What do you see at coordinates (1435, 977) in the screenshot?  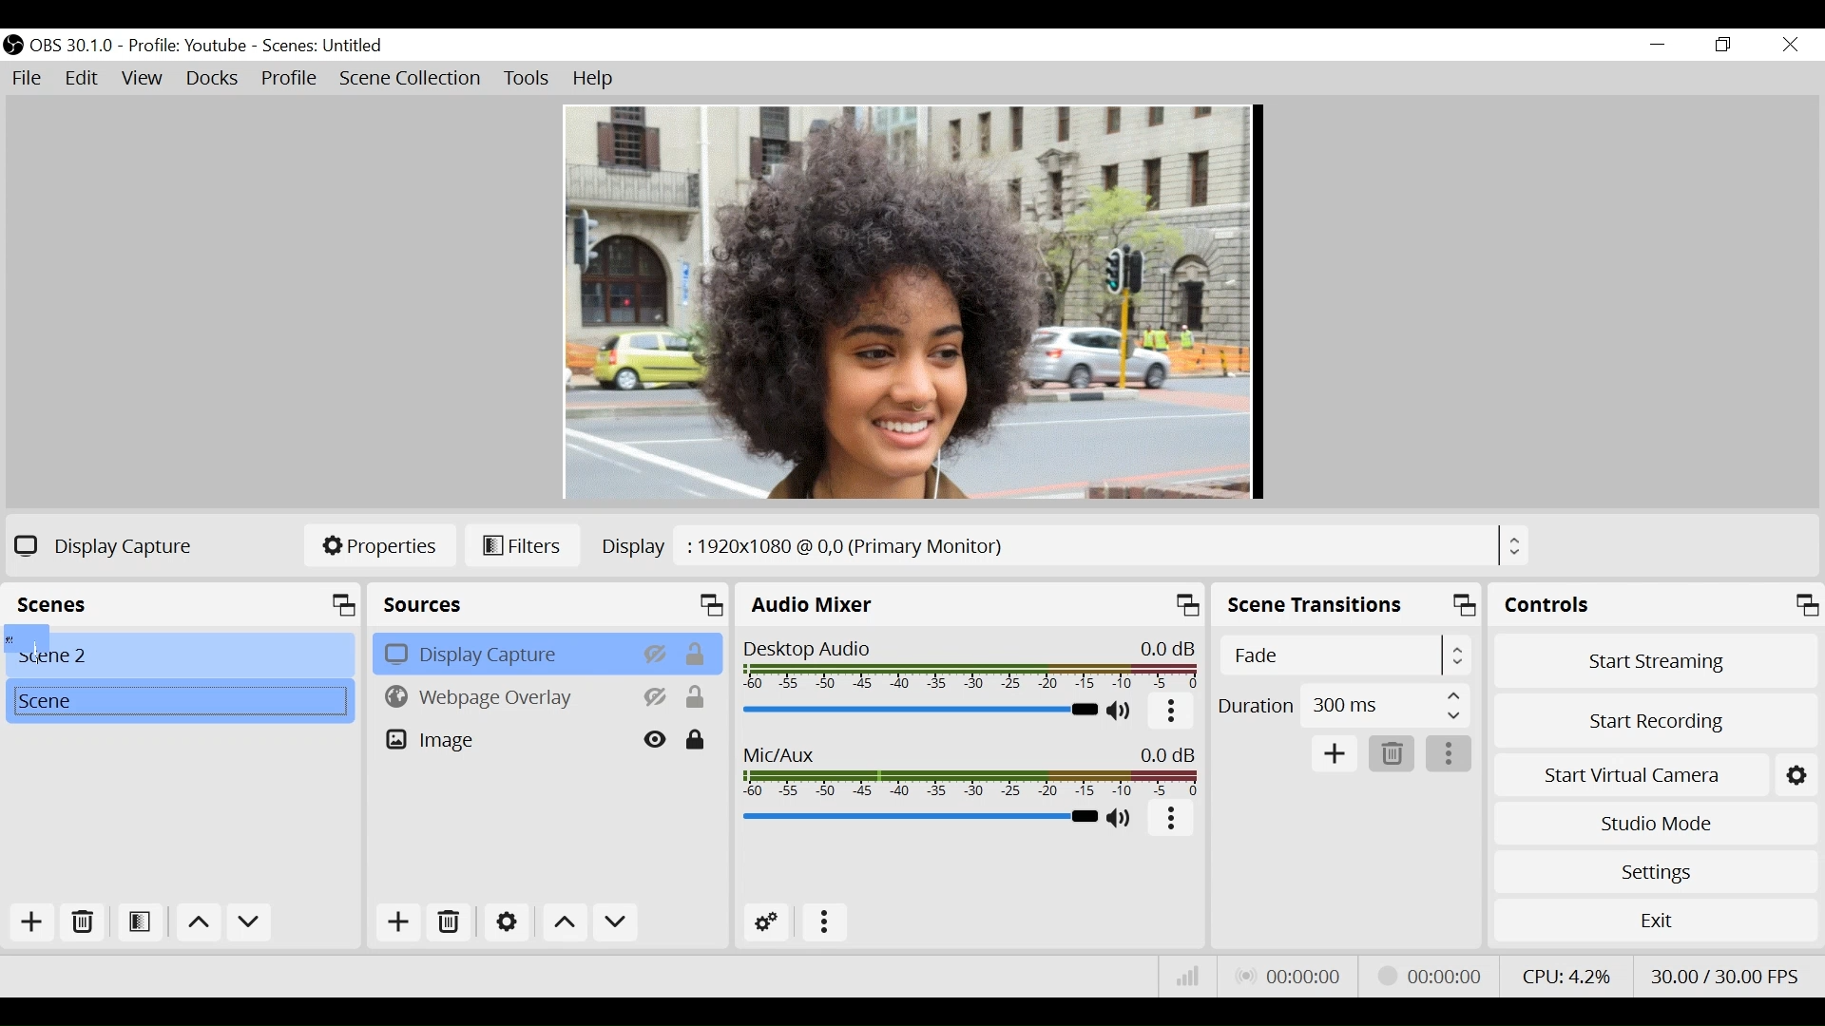 I see `Streaming Status` at bounding box center [1435, 977].